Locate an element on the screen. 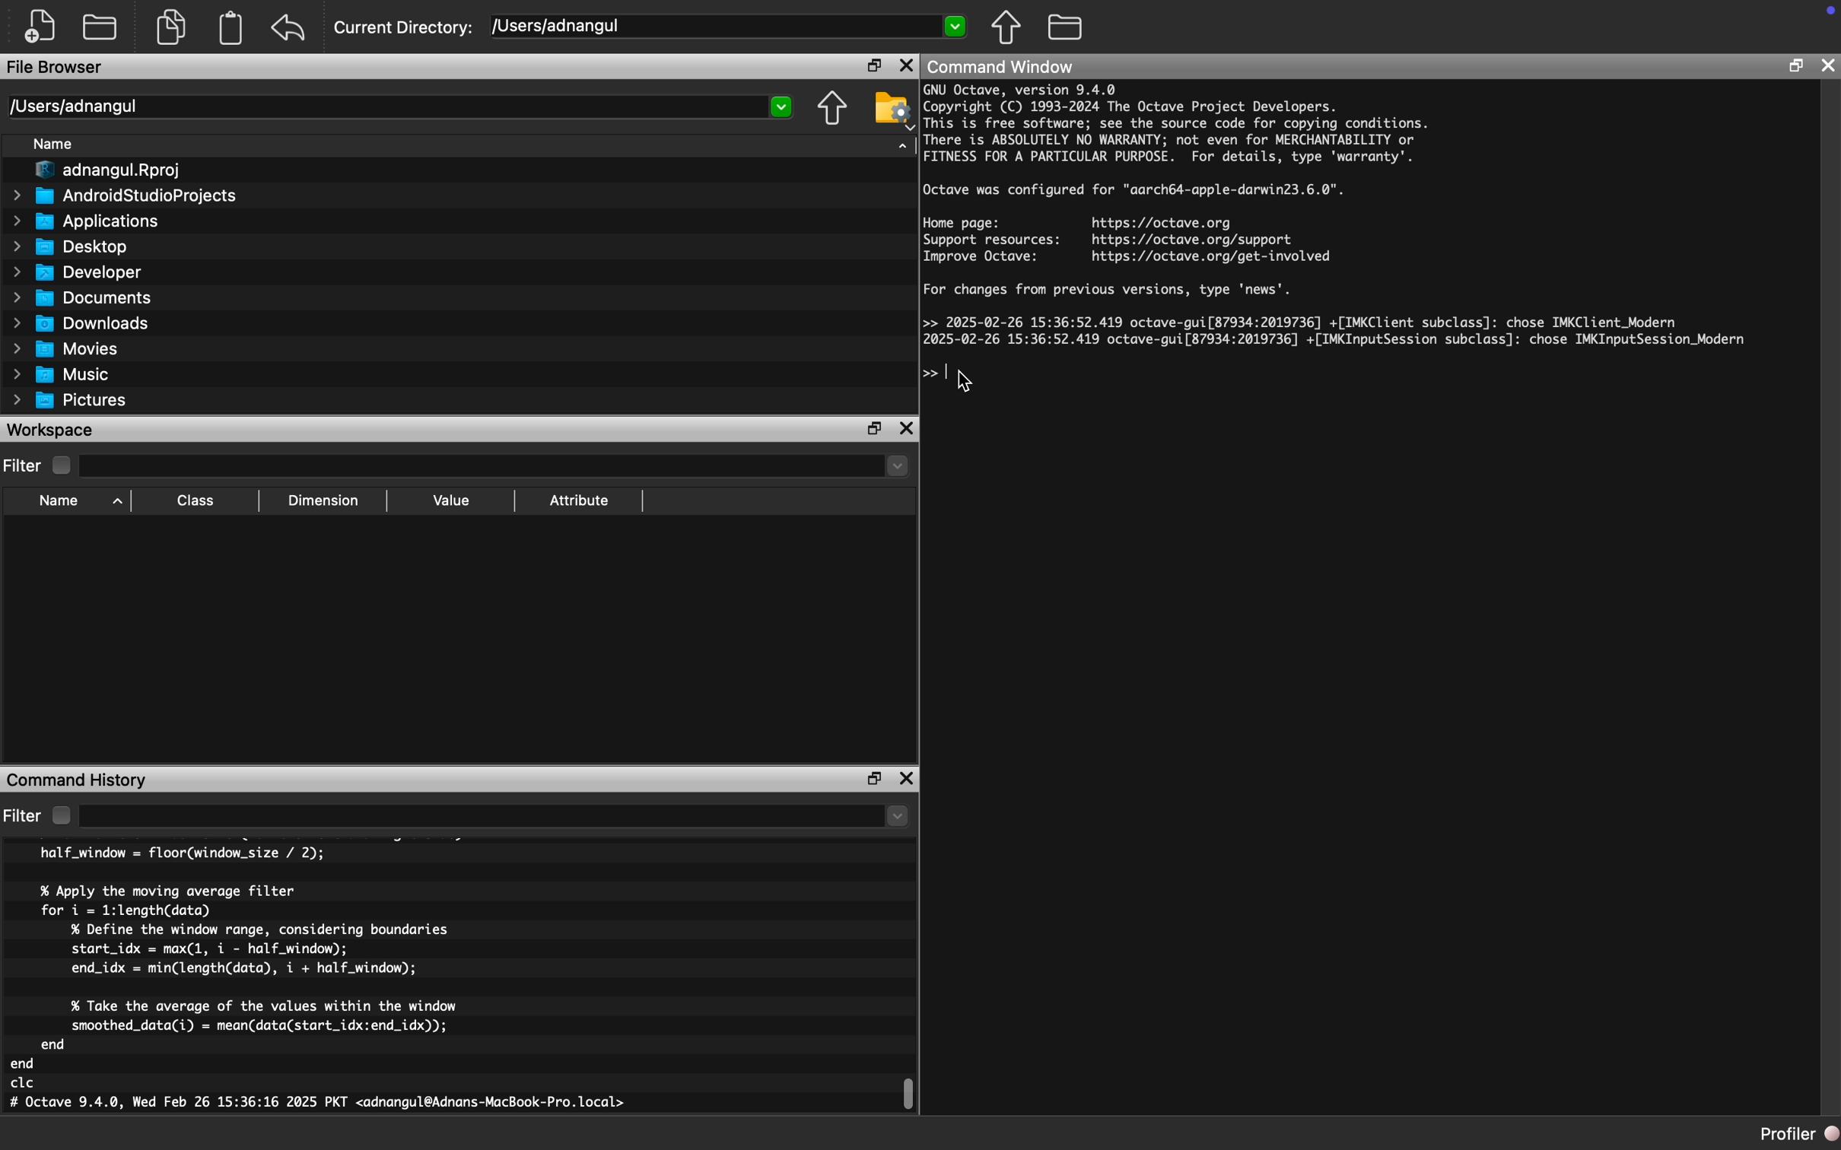  Folder Settings is located at coordinates (892, 110).